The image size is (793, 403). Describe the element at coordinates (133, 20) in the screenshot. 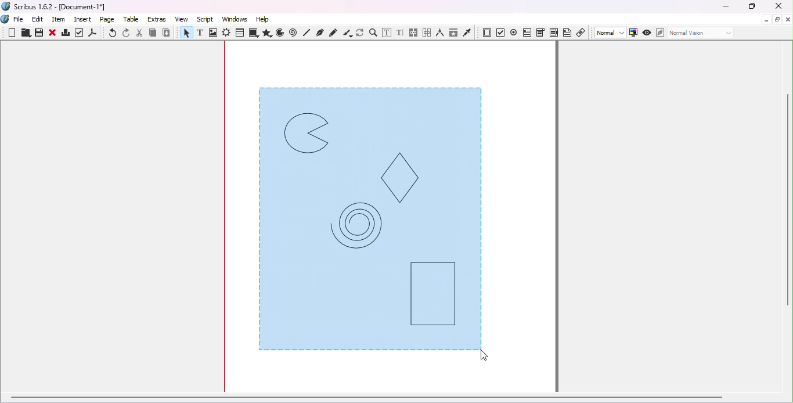

I see `Table` at that location.